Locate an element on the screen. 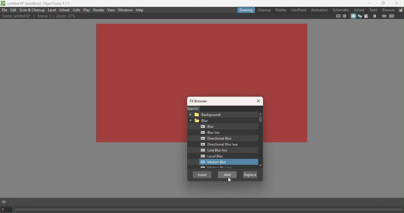 The width and height of the screenshot is (404, 213). Line blur Ino is located at coordinates (216, 150).